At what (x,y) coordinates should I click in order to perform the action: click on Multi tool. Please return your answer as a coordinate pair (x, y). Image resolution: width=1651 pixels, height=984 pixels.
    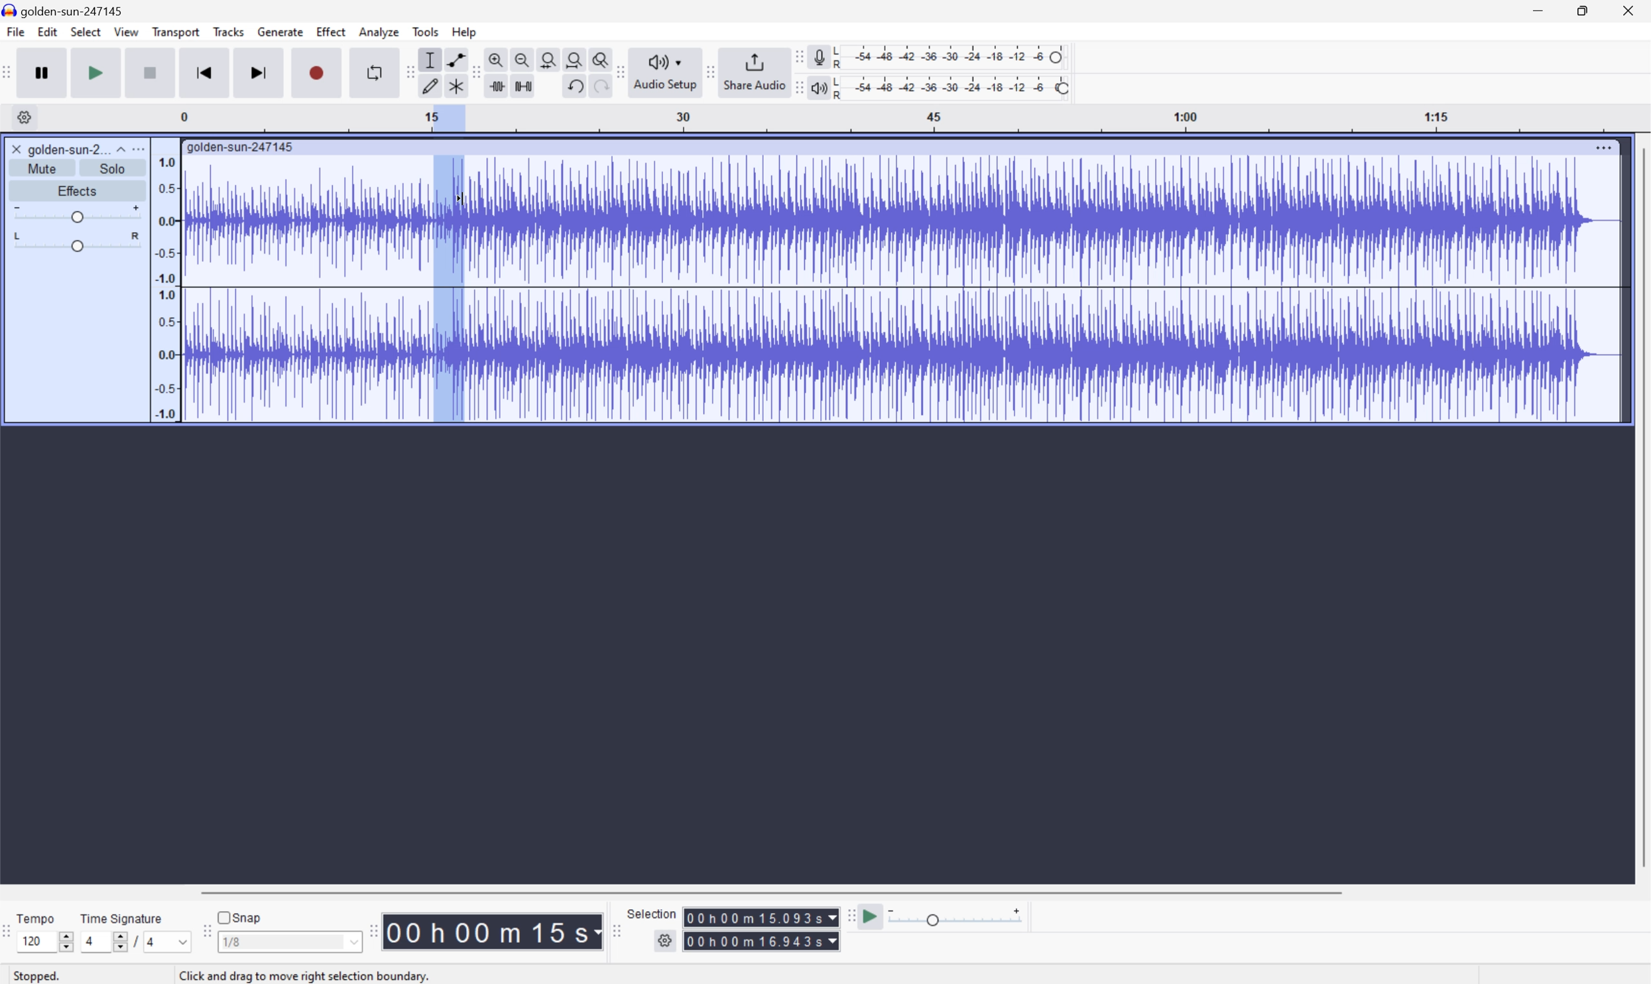
    Looking at the image, I should click on (458, 84).